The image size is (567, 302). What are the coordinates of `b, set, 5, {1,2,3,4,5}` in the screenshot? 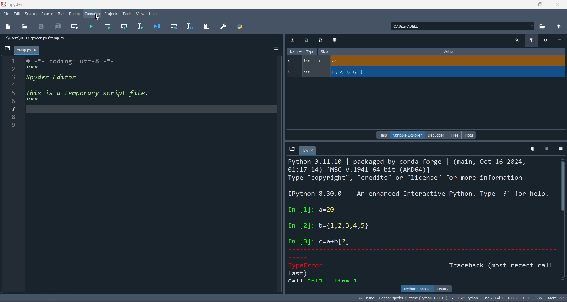 It's located at (426, 73).